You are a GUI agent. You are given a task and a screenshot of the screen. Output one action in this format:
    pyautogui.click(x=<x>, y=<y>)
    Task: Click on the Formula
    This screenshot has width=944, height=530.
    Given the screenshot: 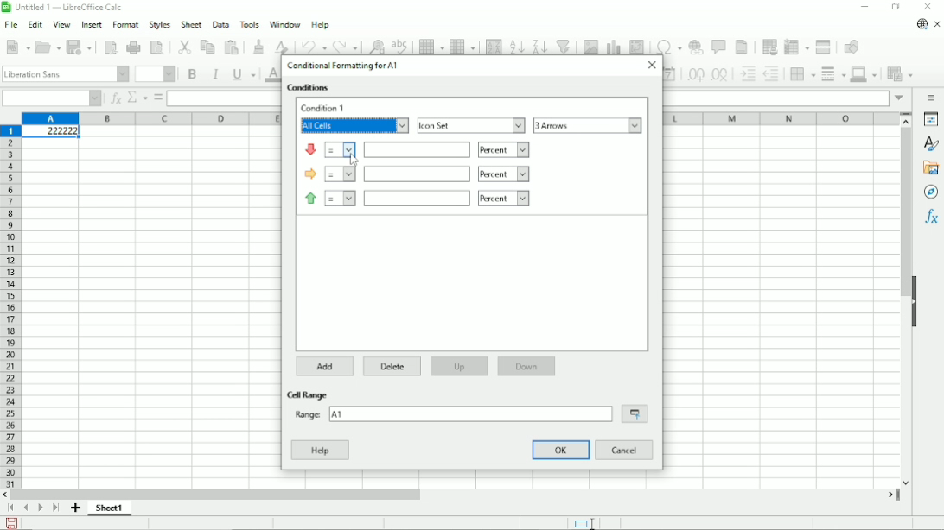 What is the action you would take?
    pyautogui.click(x=158, y=98)
    